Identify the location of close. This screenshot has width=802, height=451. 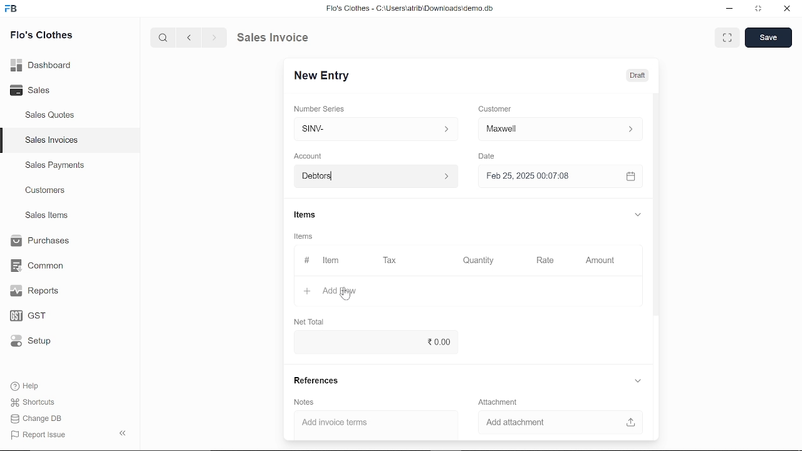
(786, 9).